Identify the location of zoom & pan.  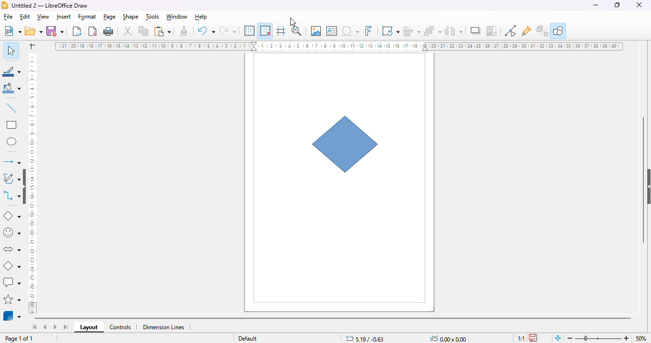
(297, 31).